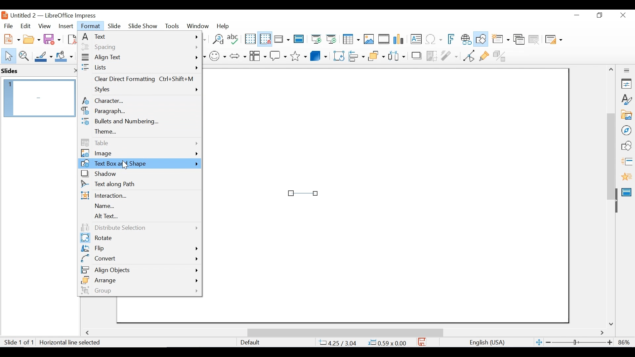 The image size is (635, 357). I want to click on Slide Layout, so click(553, 40).